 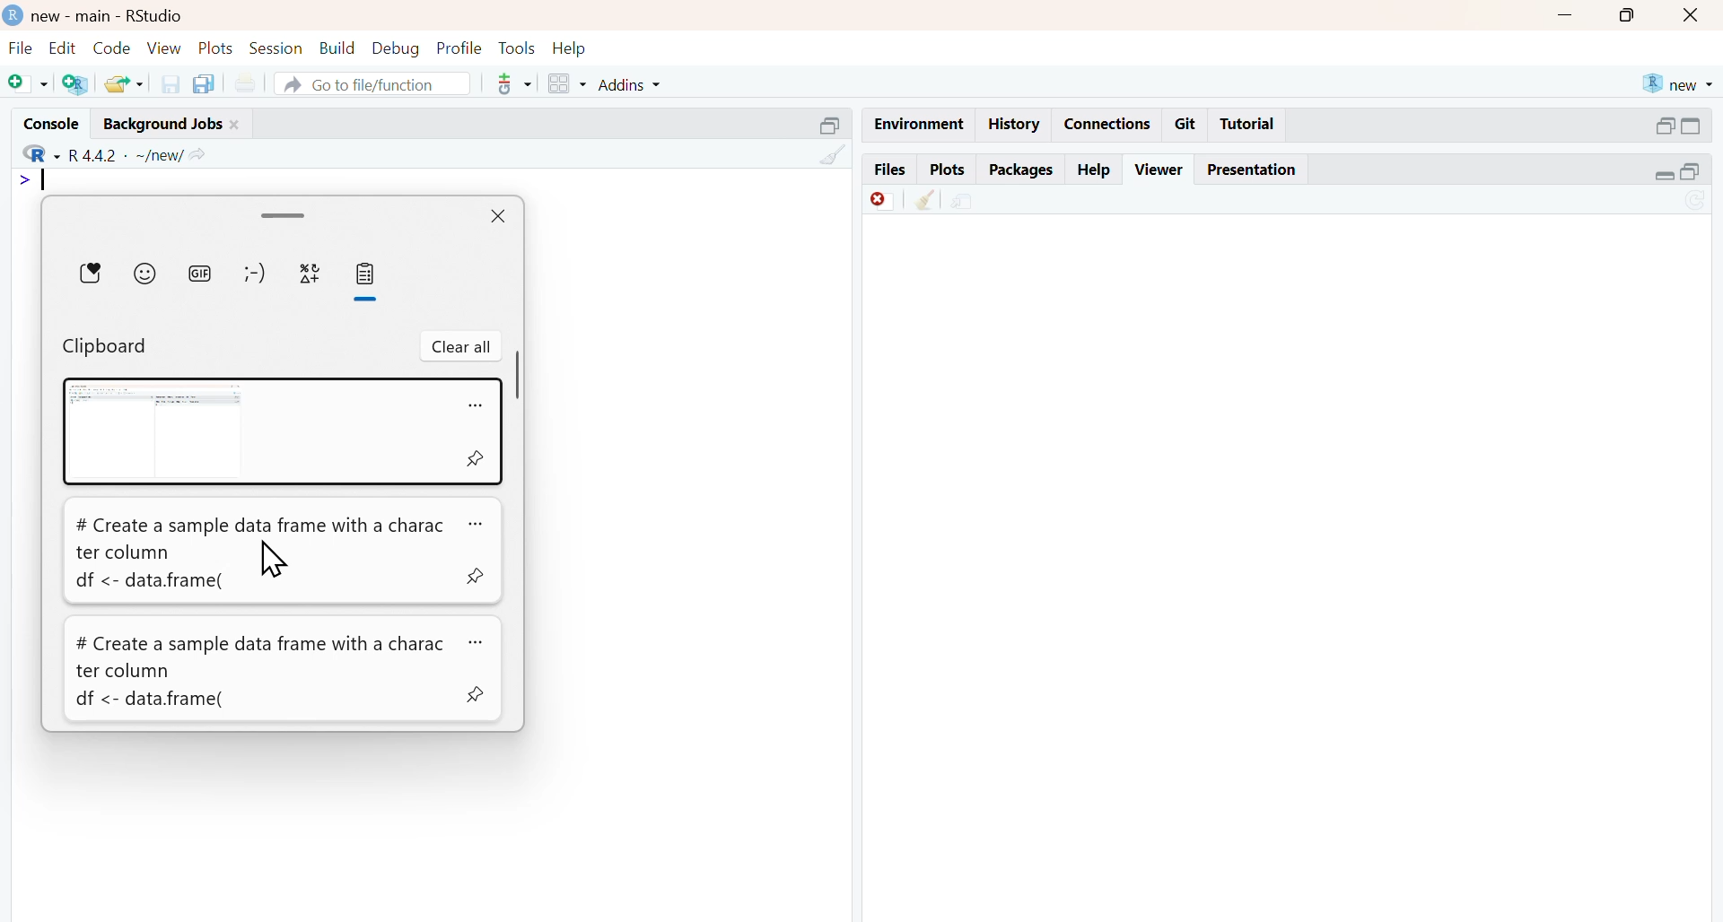 I want to click on help, so click(x=570, y=48).